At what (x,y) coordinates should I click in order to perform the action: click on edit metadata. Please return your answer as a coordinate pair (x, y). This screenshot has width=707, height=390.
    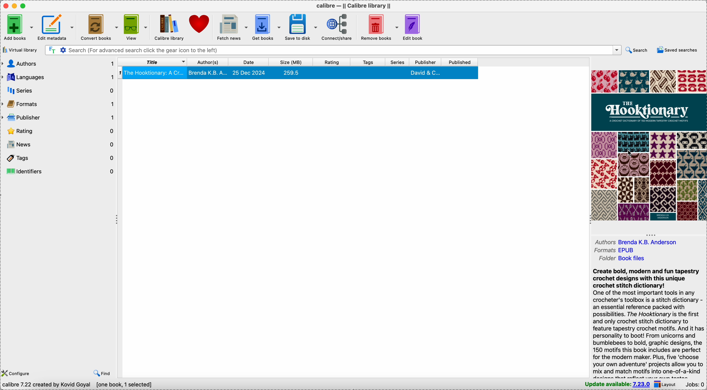
    Looking at the image, I should click on (55, 26).